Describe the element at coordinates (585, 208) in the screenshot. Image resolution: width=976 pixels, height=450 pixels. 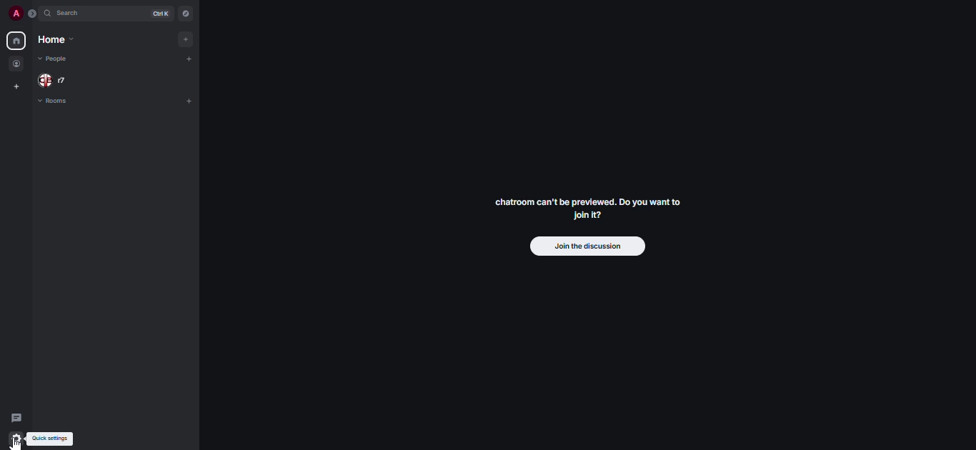
I see `chatroom can't be previewed. Join it?` at that location.